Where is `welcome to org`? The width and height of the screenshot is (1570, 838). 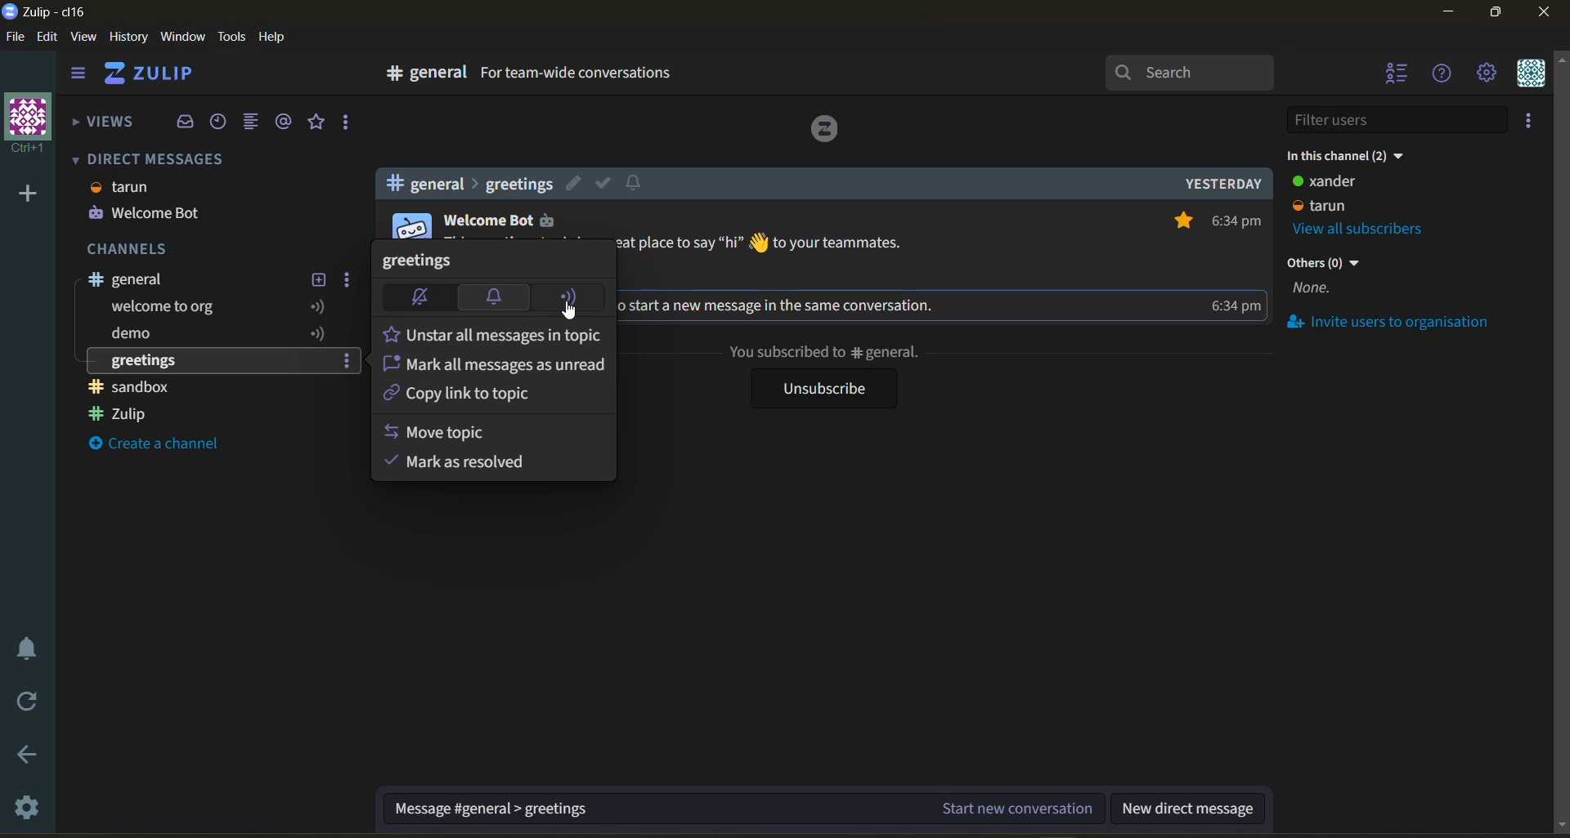 welcome to org is located at coordinates (168, 308).